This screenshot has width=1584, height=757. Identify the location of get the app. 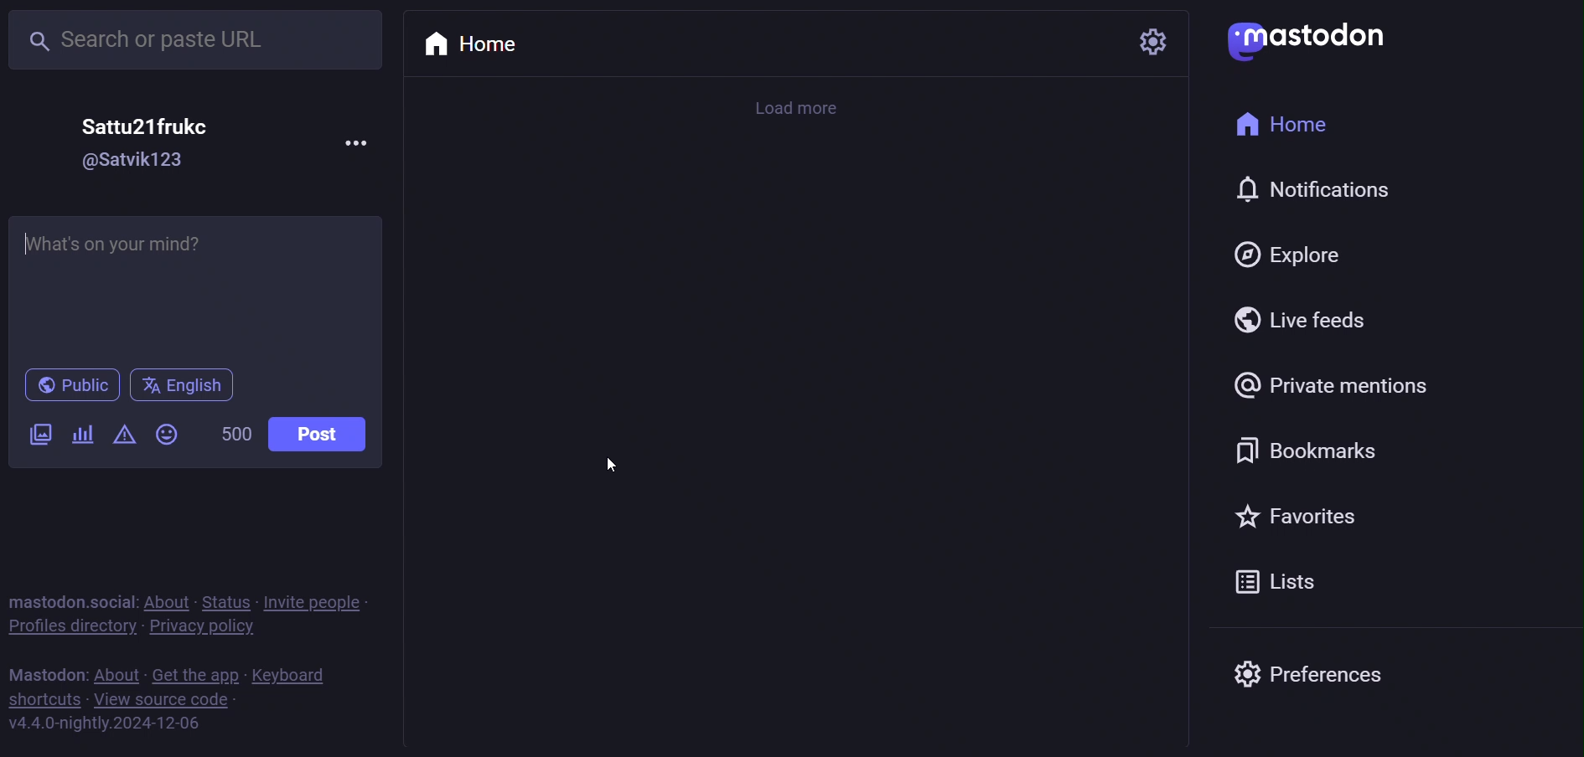
(196, 674).